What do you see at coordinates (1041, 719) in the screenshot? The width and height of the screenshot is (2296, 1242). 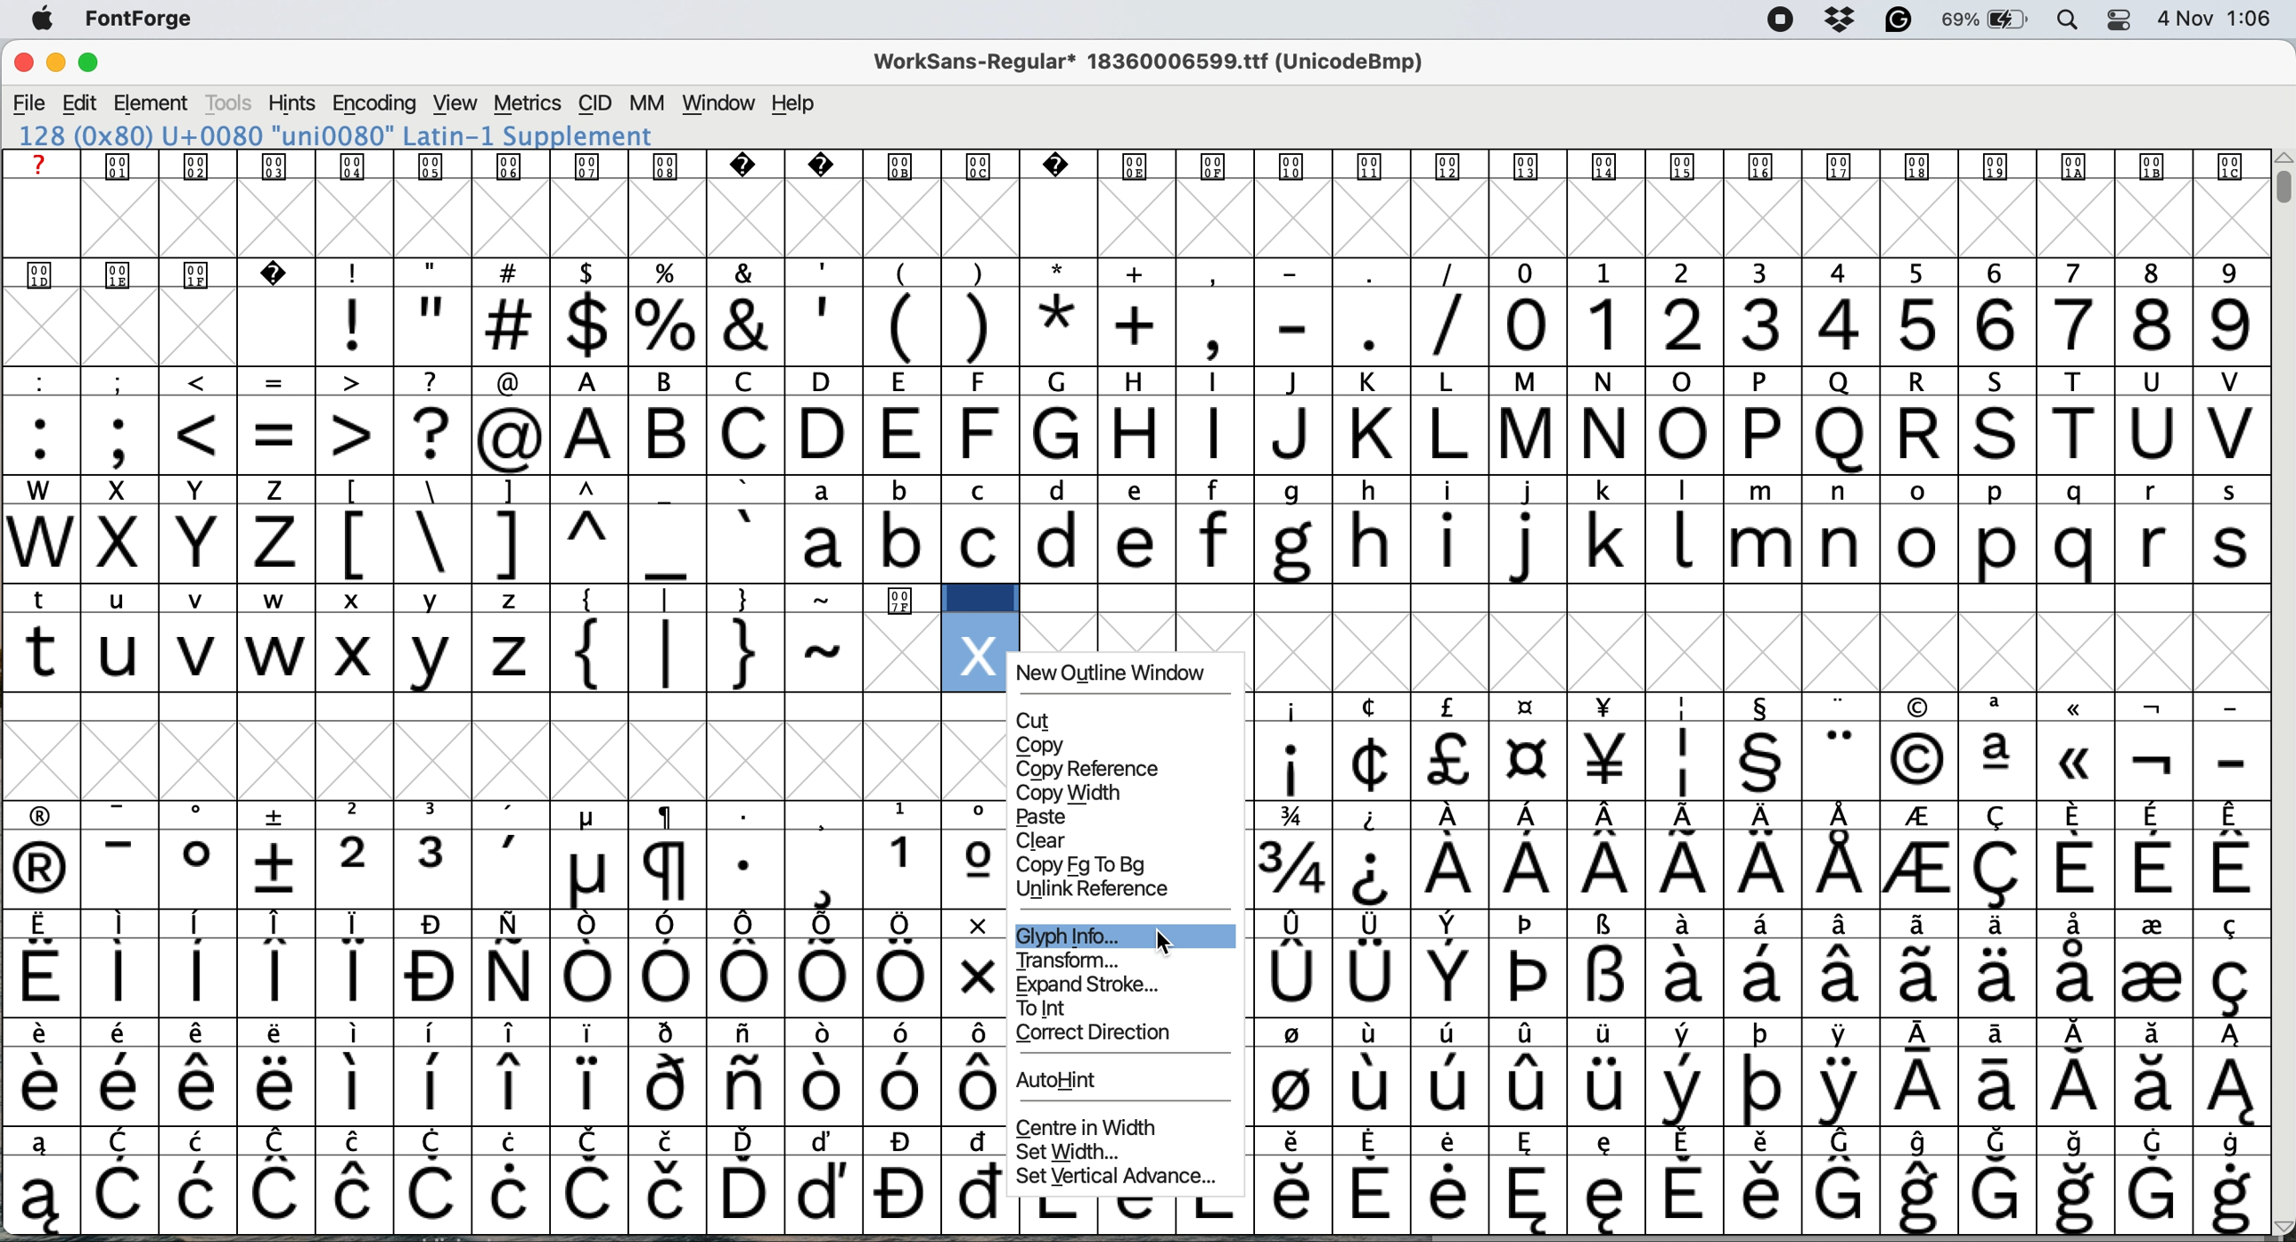 I see `CUT` at bounding box center [1041, 719].